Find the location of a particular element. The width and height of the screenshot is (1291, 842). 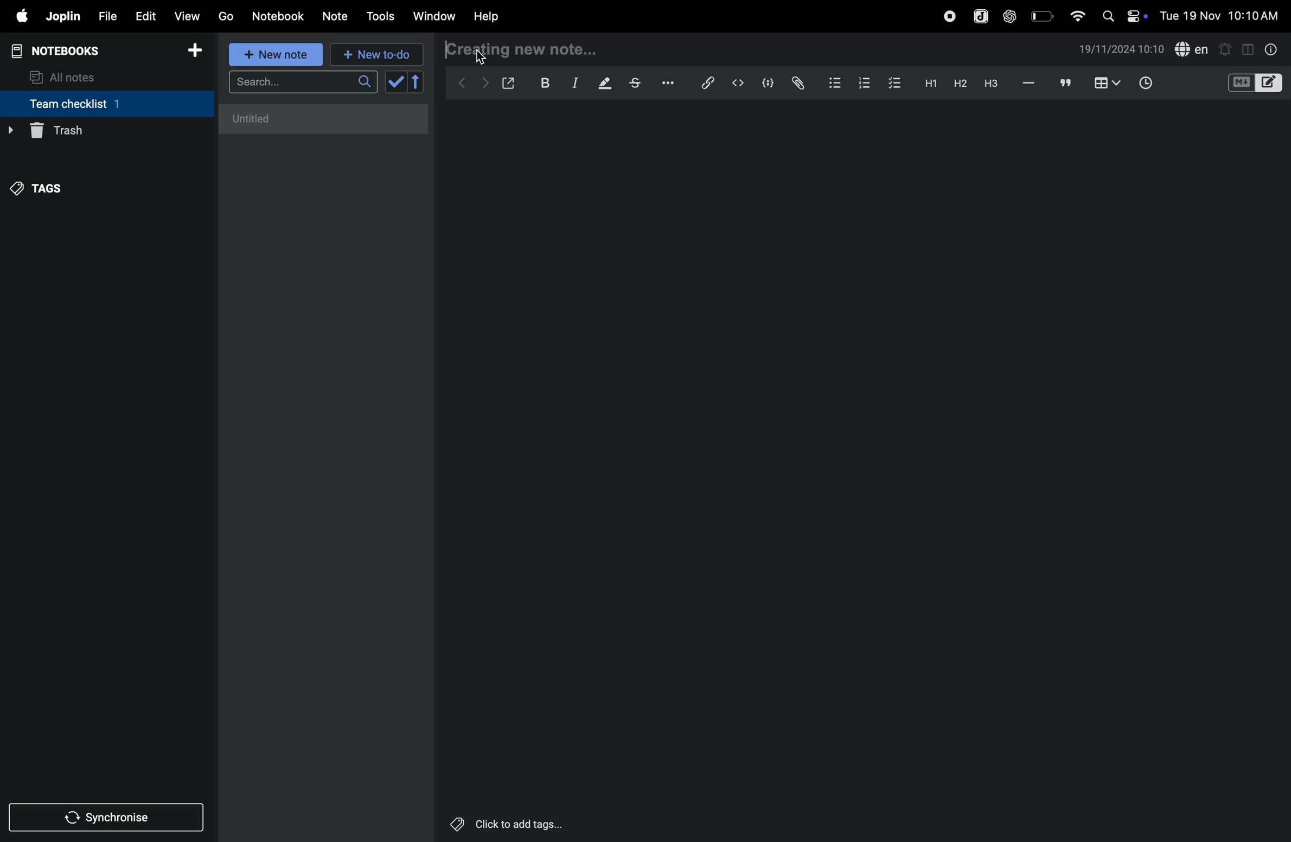

add is located at coordinates (200, 50).